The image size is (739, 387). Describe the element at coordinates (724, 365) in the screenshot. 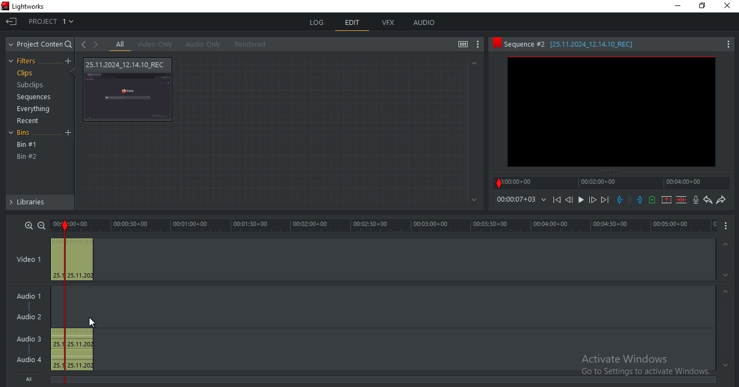

I see `Bottom` at that location.